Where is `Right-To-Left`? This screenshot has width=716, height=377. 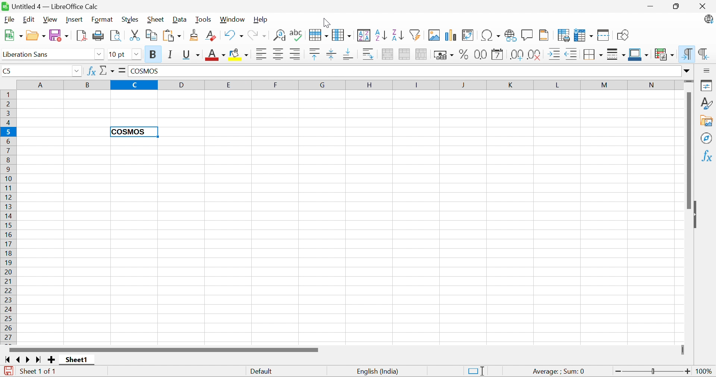
Right-To-Left is located at coordinates (704, 54).